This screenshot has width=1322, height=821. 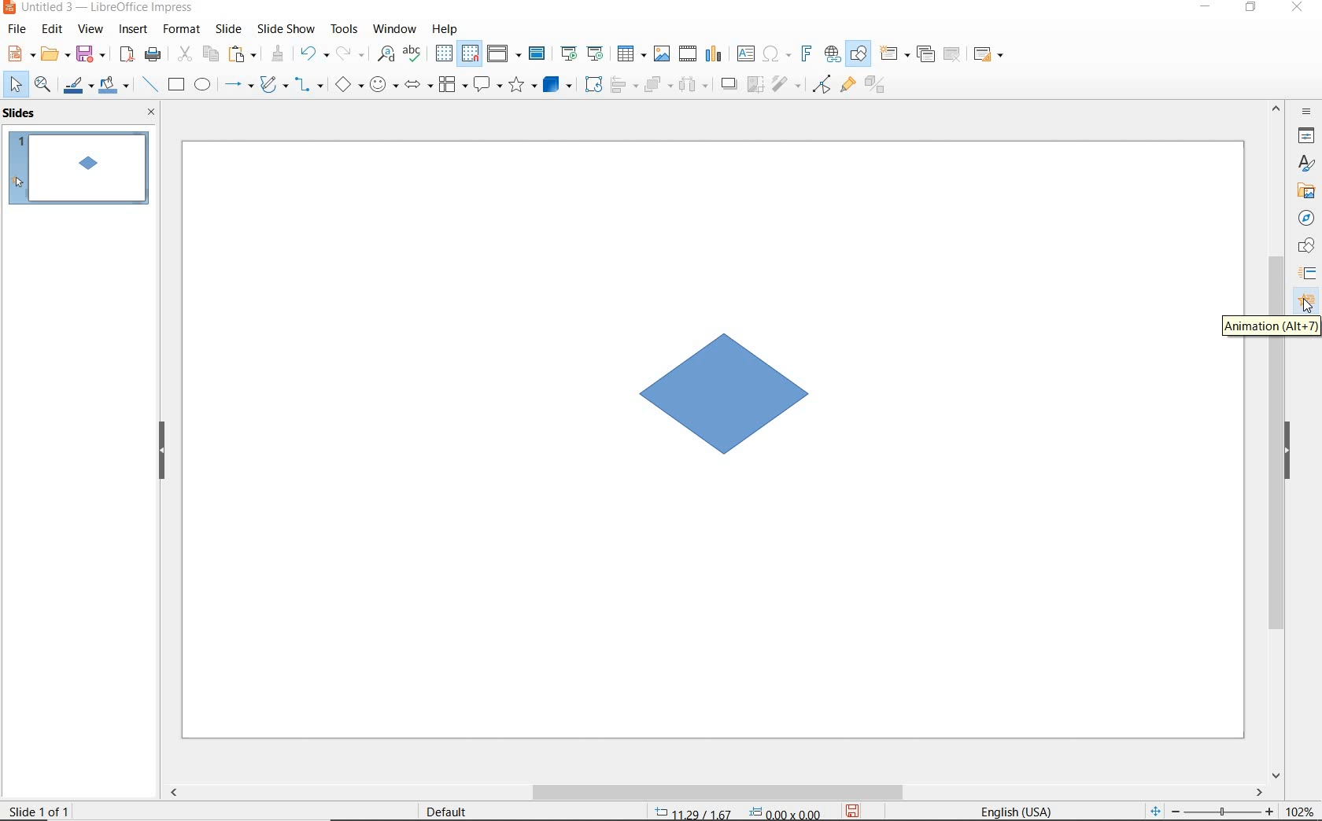 What do you see at coordinates (713, 55) in the screenshot?
I see `insert chart` at bounding box center [713, 55].